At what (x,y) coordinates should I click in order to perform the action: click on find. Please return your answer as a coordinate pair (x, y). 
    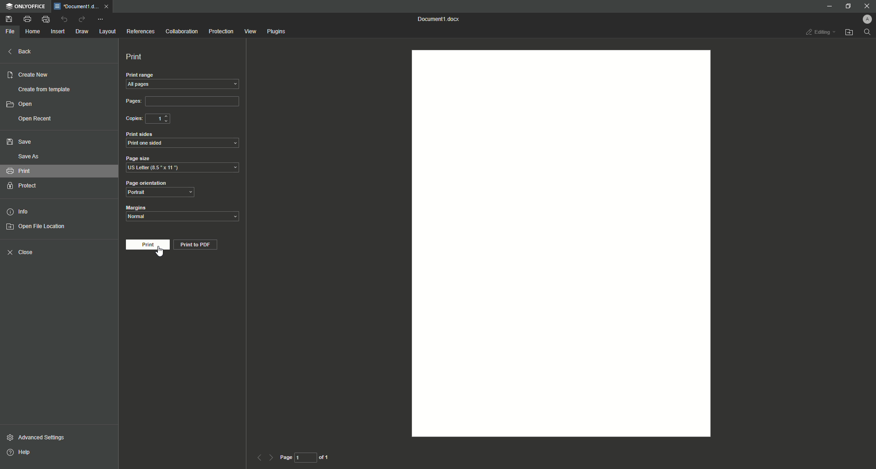
    Looking at the image, I should click on (867, 32).